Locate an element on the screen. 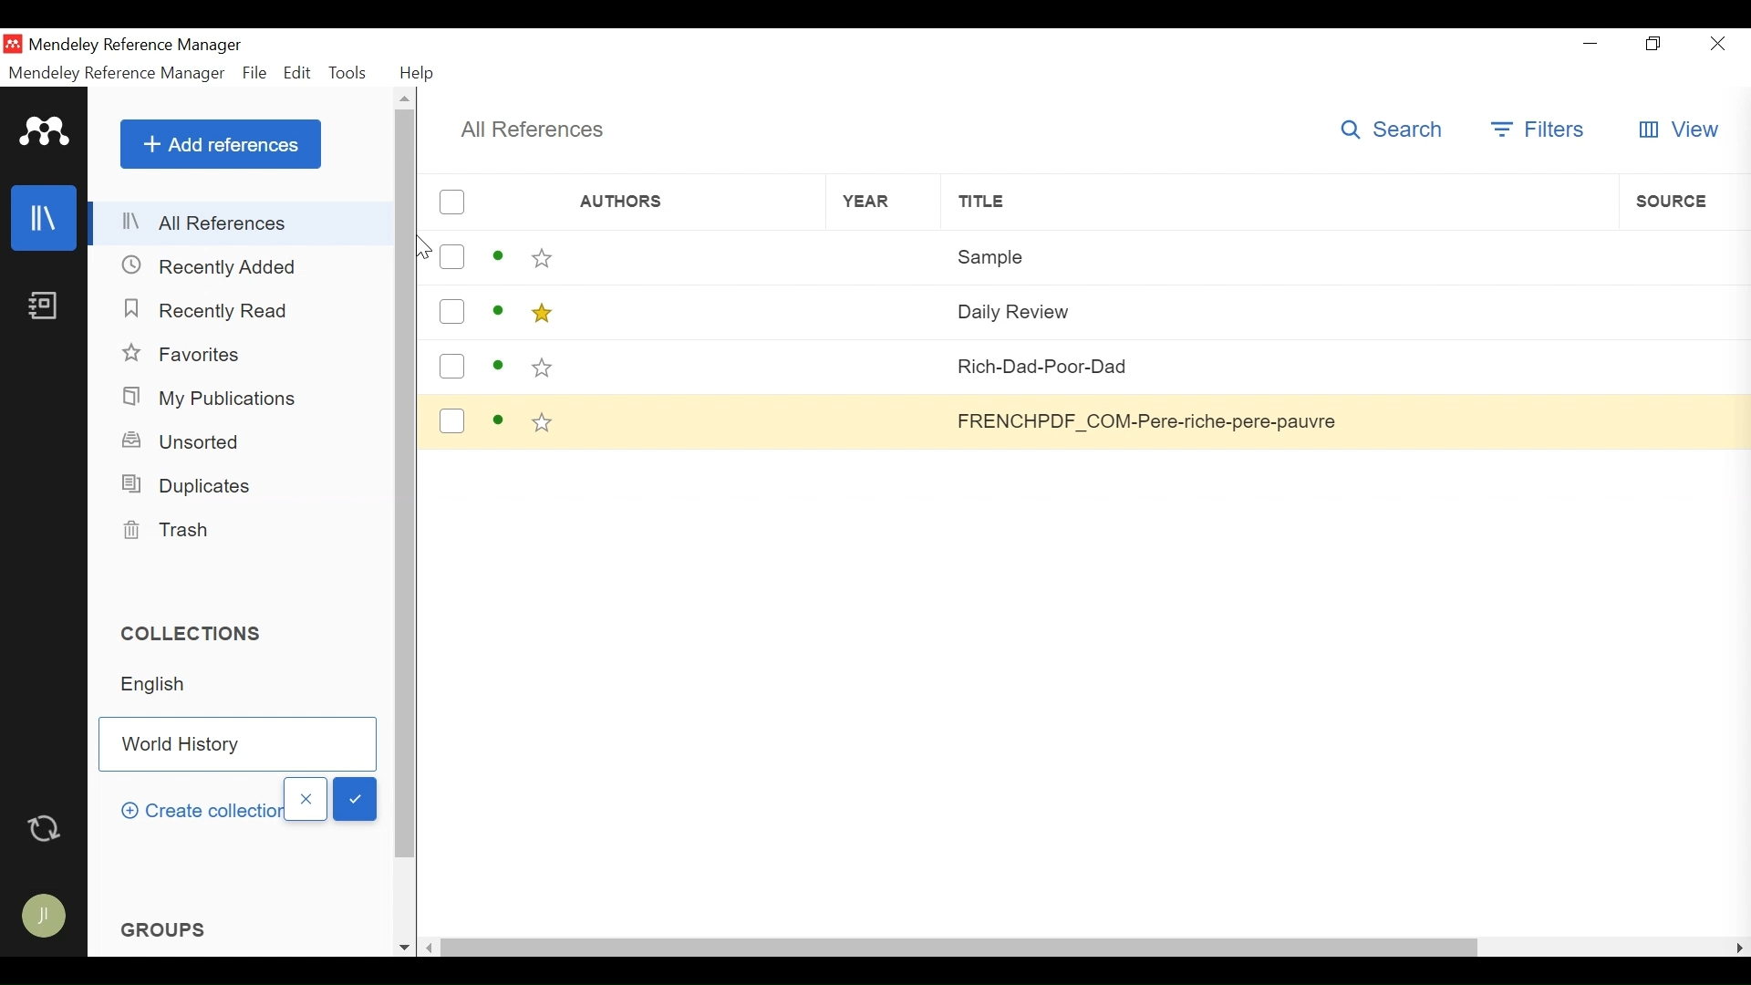  Daily Review is located at coordinates (1277, 309).